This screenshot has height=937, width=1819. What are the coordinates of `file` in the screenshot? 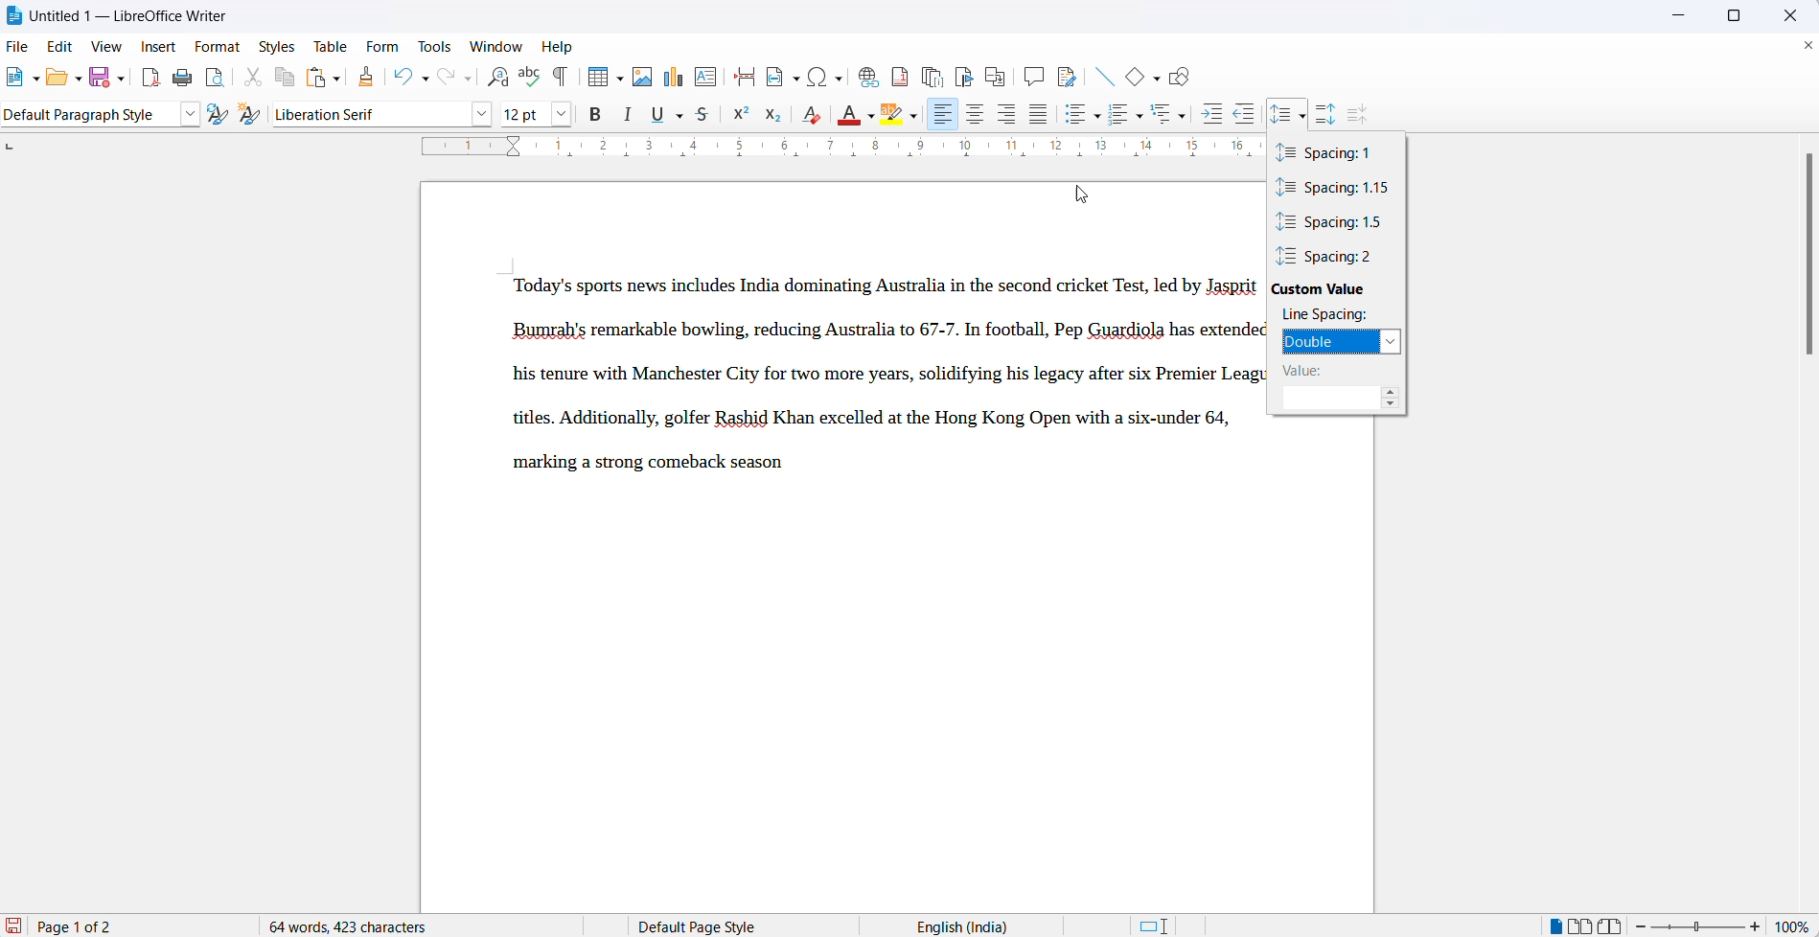 It's located at (16, 46).